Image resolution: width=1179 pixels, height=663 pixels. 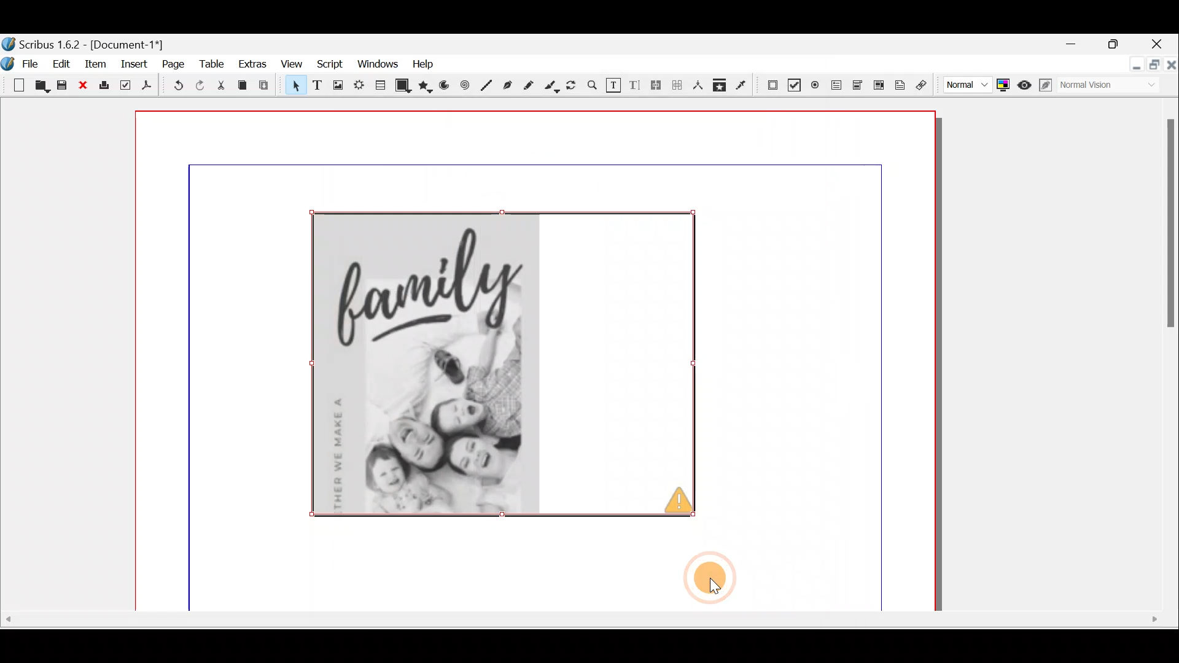 I want to click on Undo, so click(x=173, y=86).